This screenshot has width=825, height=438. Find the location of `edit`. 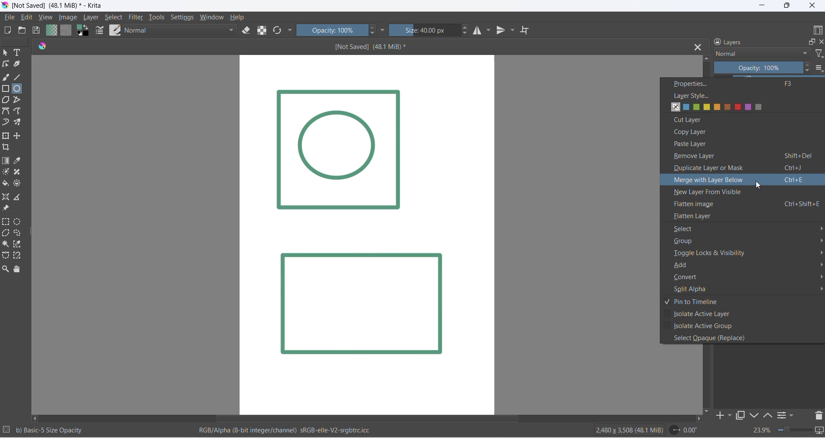

edit is located at coordinates (26, 18).